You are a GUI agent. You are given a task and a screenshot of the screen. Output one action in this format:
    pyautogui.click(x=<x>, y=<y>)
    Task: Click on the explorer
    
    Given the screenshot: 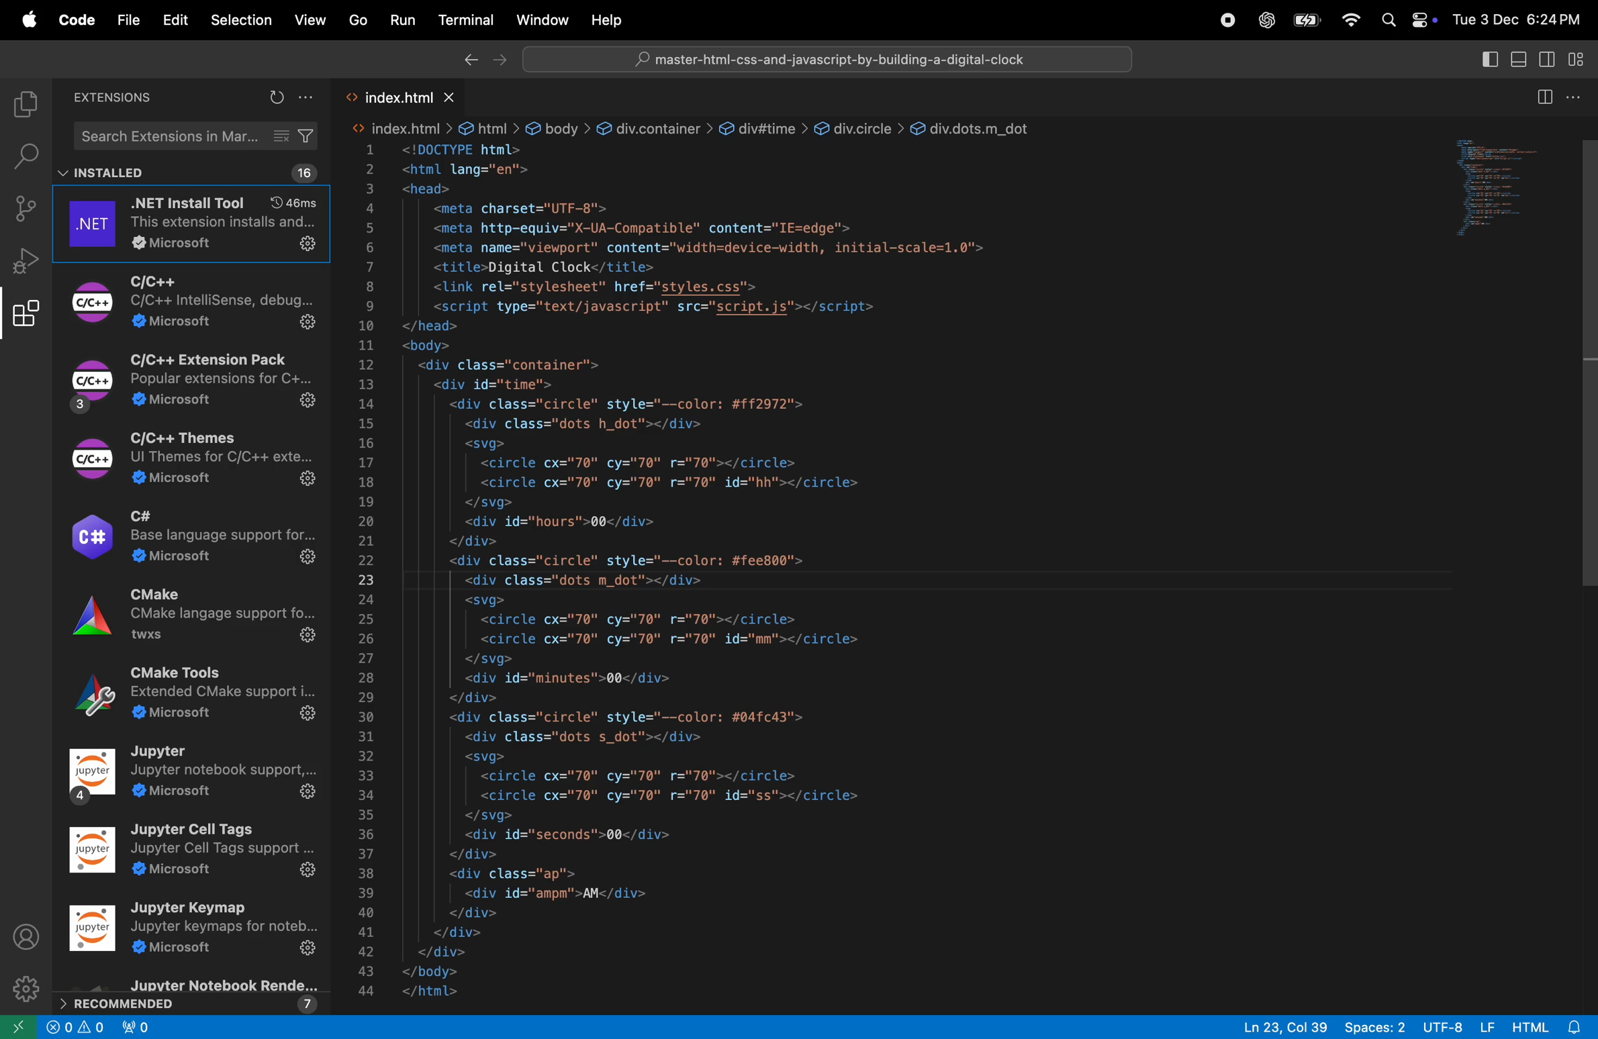 What is the action you would take?
    pyautogui.click(x=26, y=98)
    